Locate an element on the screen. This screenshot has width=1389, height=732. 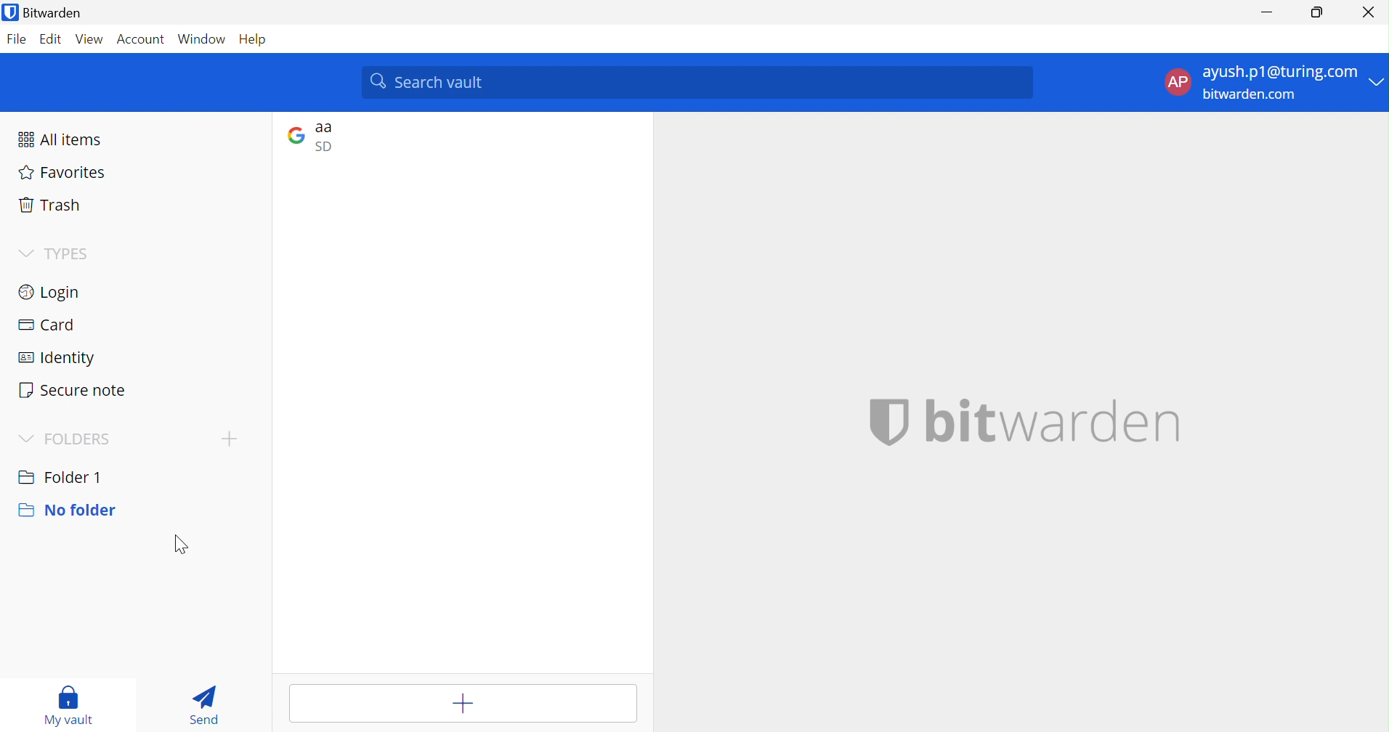
bitwarden logo is located at coordinates (884, 423).